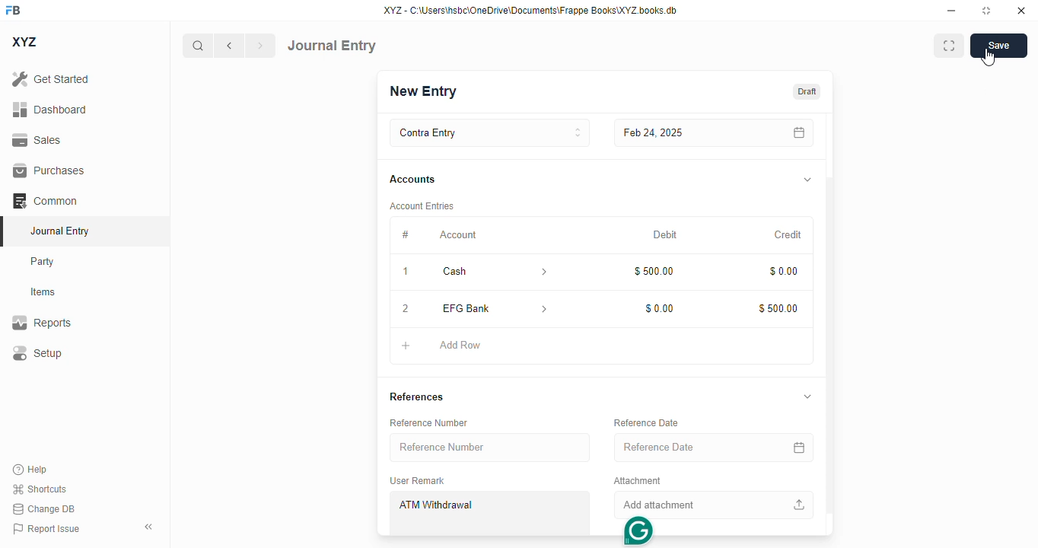  I want to click on draft, so click(807, 91).